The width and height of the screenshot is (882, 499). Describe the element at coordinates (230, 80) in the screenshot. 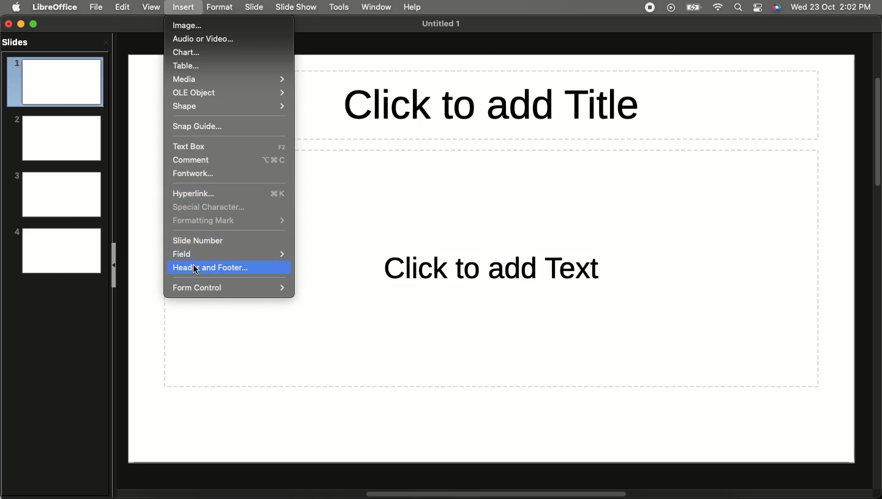

I see `Media` at that location.